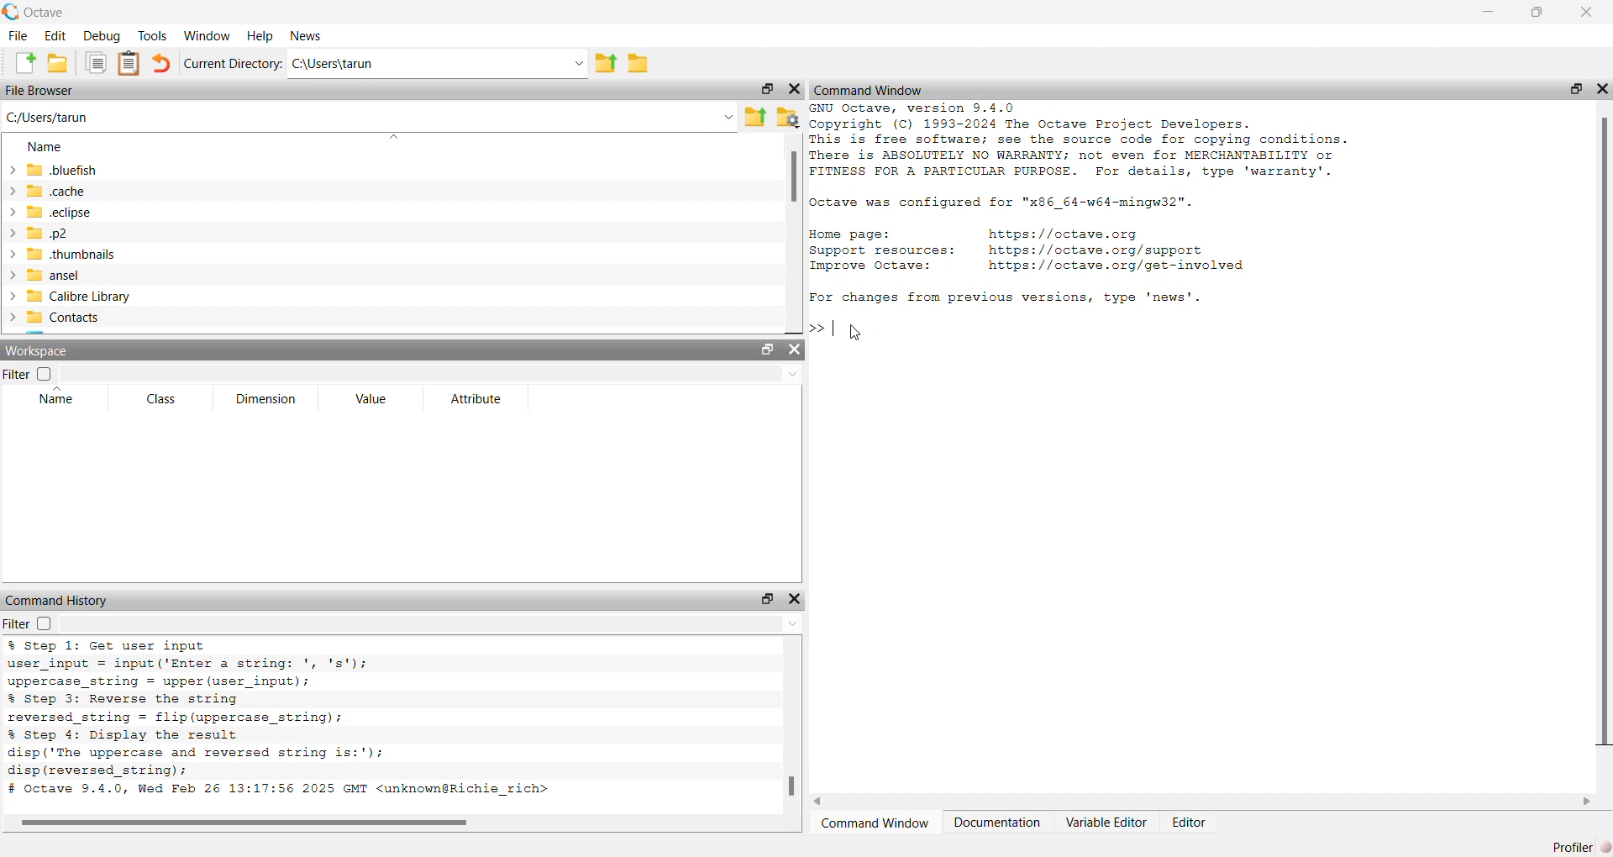 This screenshot has width=1613, height=857. I want to click on one directory up, so click(756, 118).